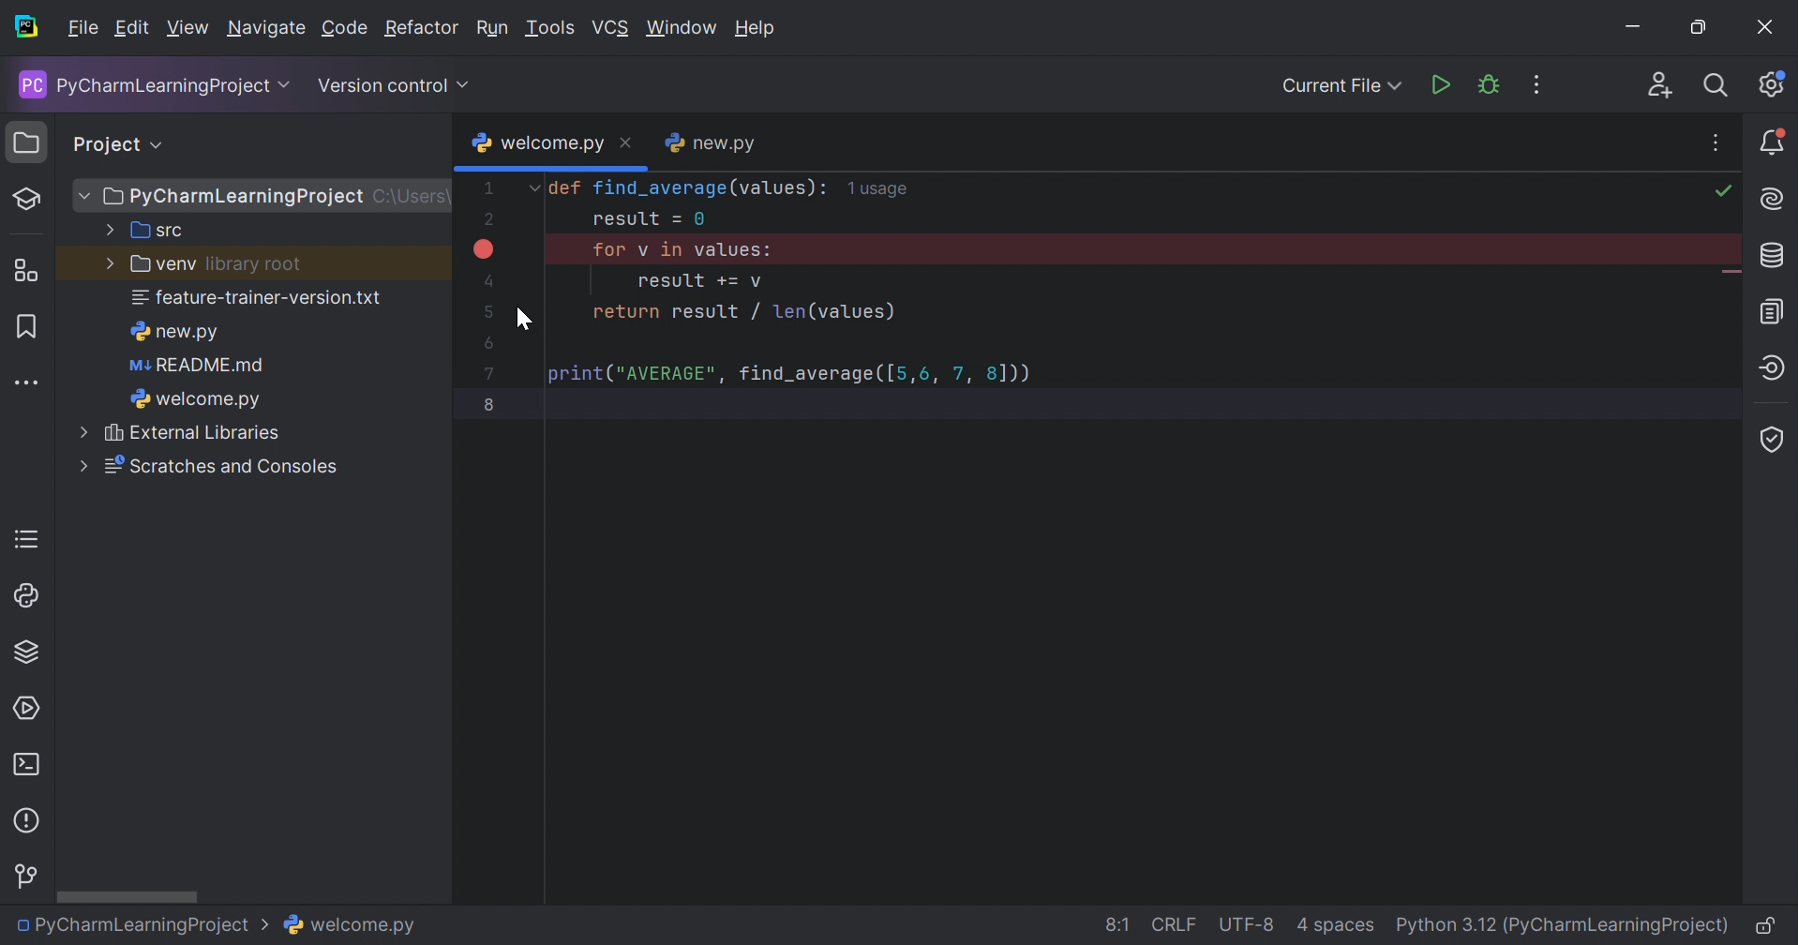  What do you see at coordinates (145, 926) in the screenshot?
I see `PyCharmLearningProject` at bounding box center [145, 926].